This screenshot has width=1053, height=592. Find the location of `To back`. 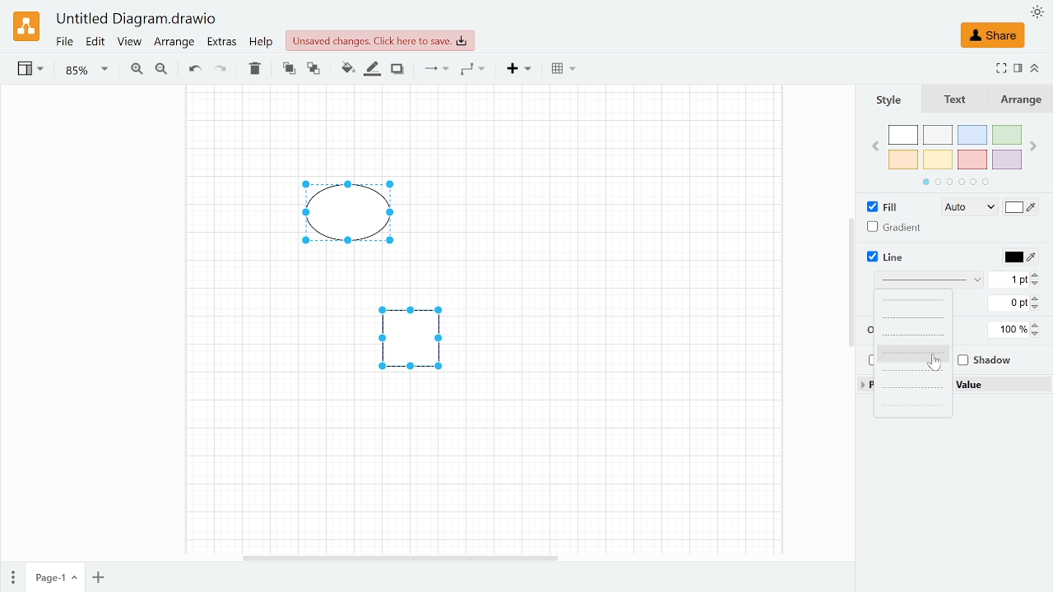

To back is located at coordinates (313, 69).